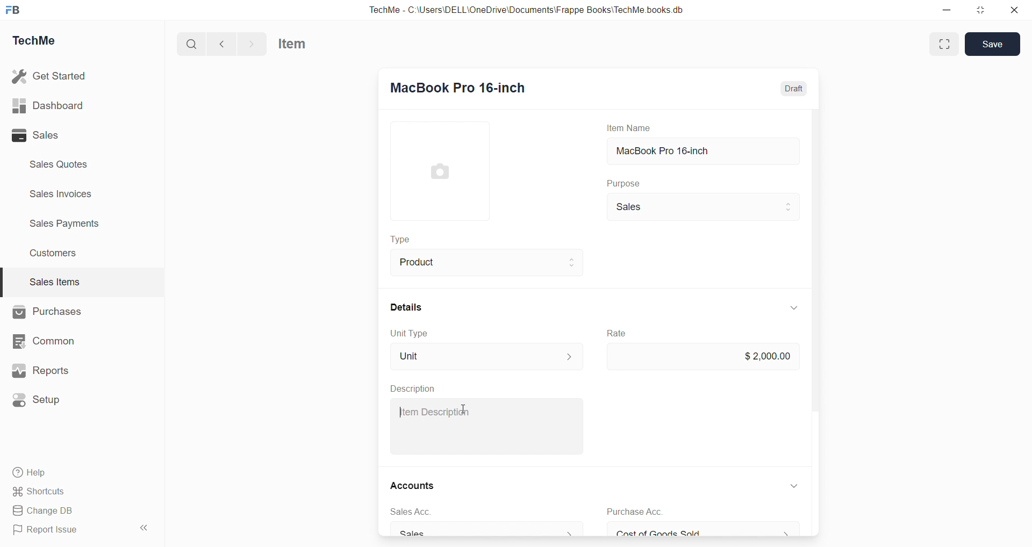 The height and width of the screenshot is (547, 1032). I want to click on Rate, so click(616, 333).